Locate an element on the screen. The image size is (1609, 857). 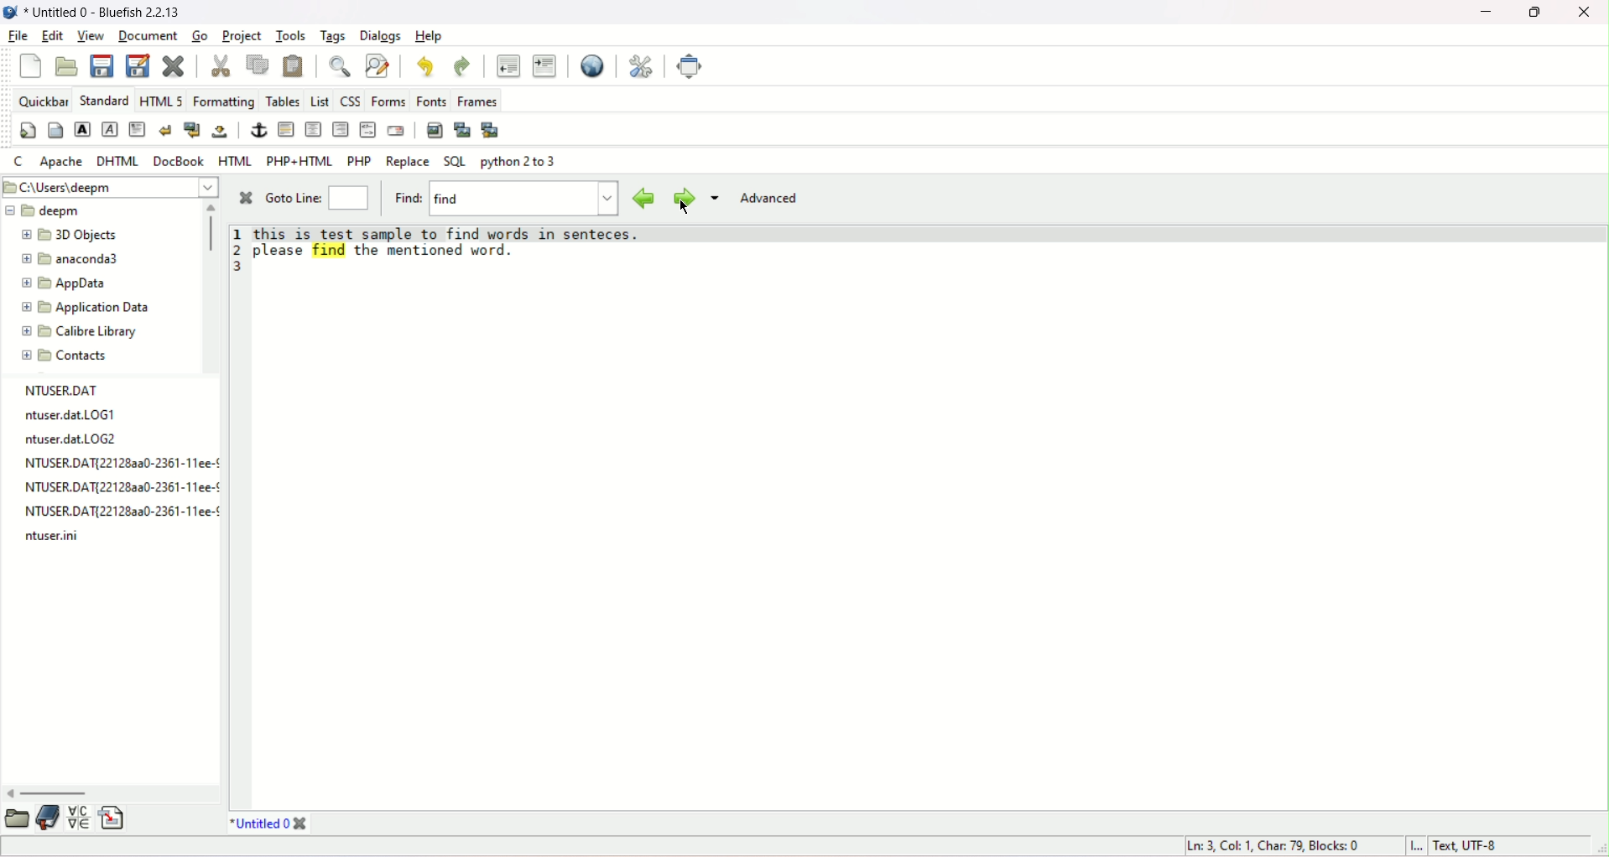
PHP is located at coordinates (358, 159).